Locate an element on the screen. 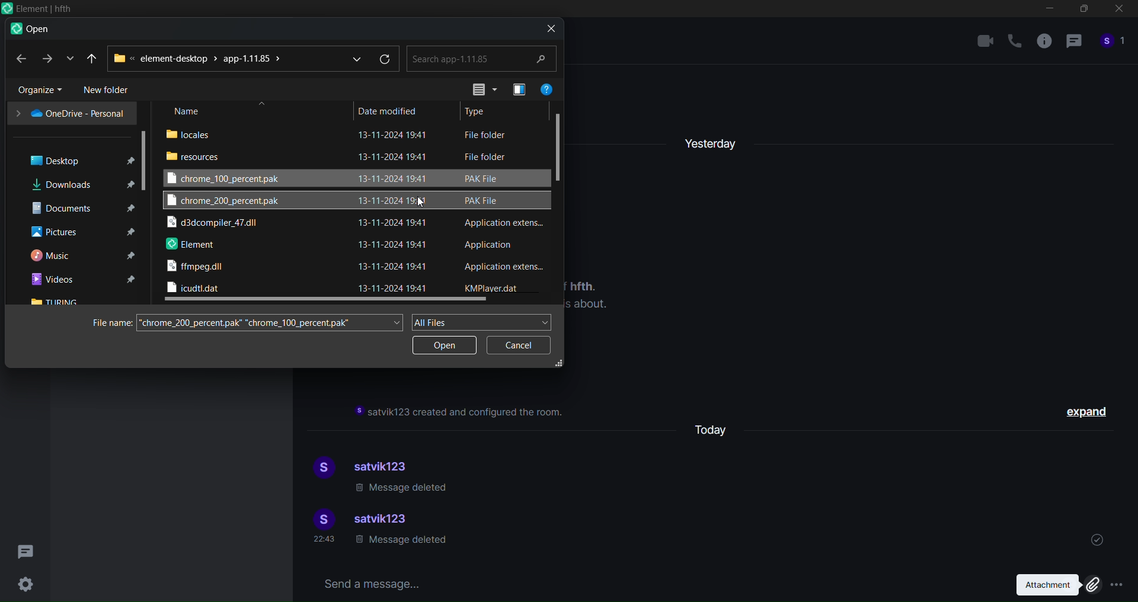 The height and width of the screenshot is (602, 1138). locales is located at coordinates (193, 133).